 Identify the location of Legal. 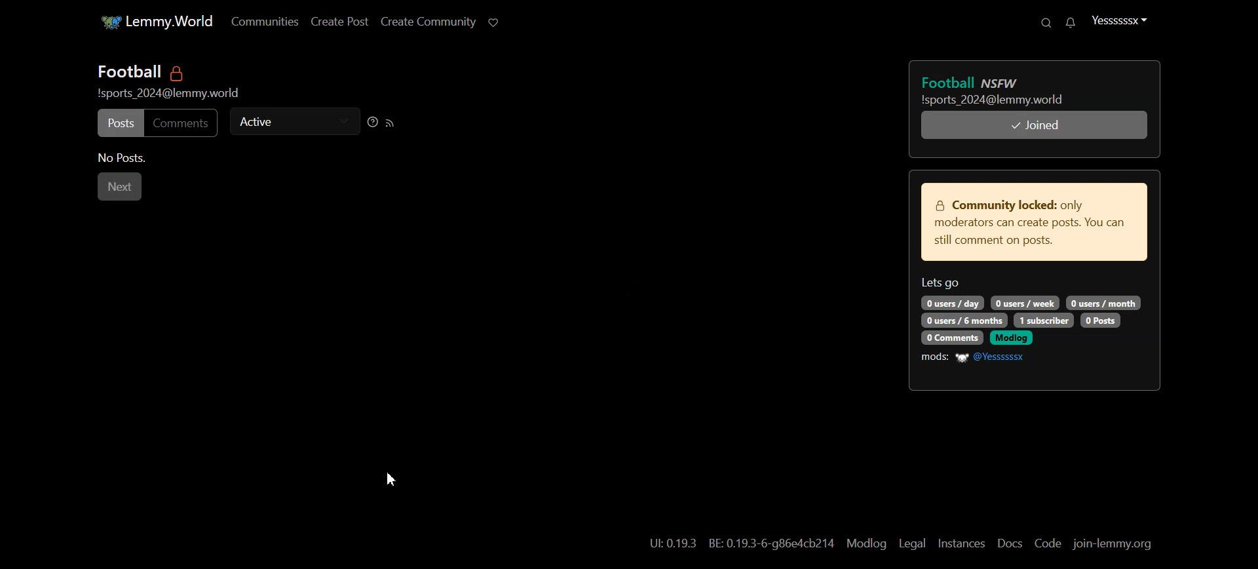
(905, 542).